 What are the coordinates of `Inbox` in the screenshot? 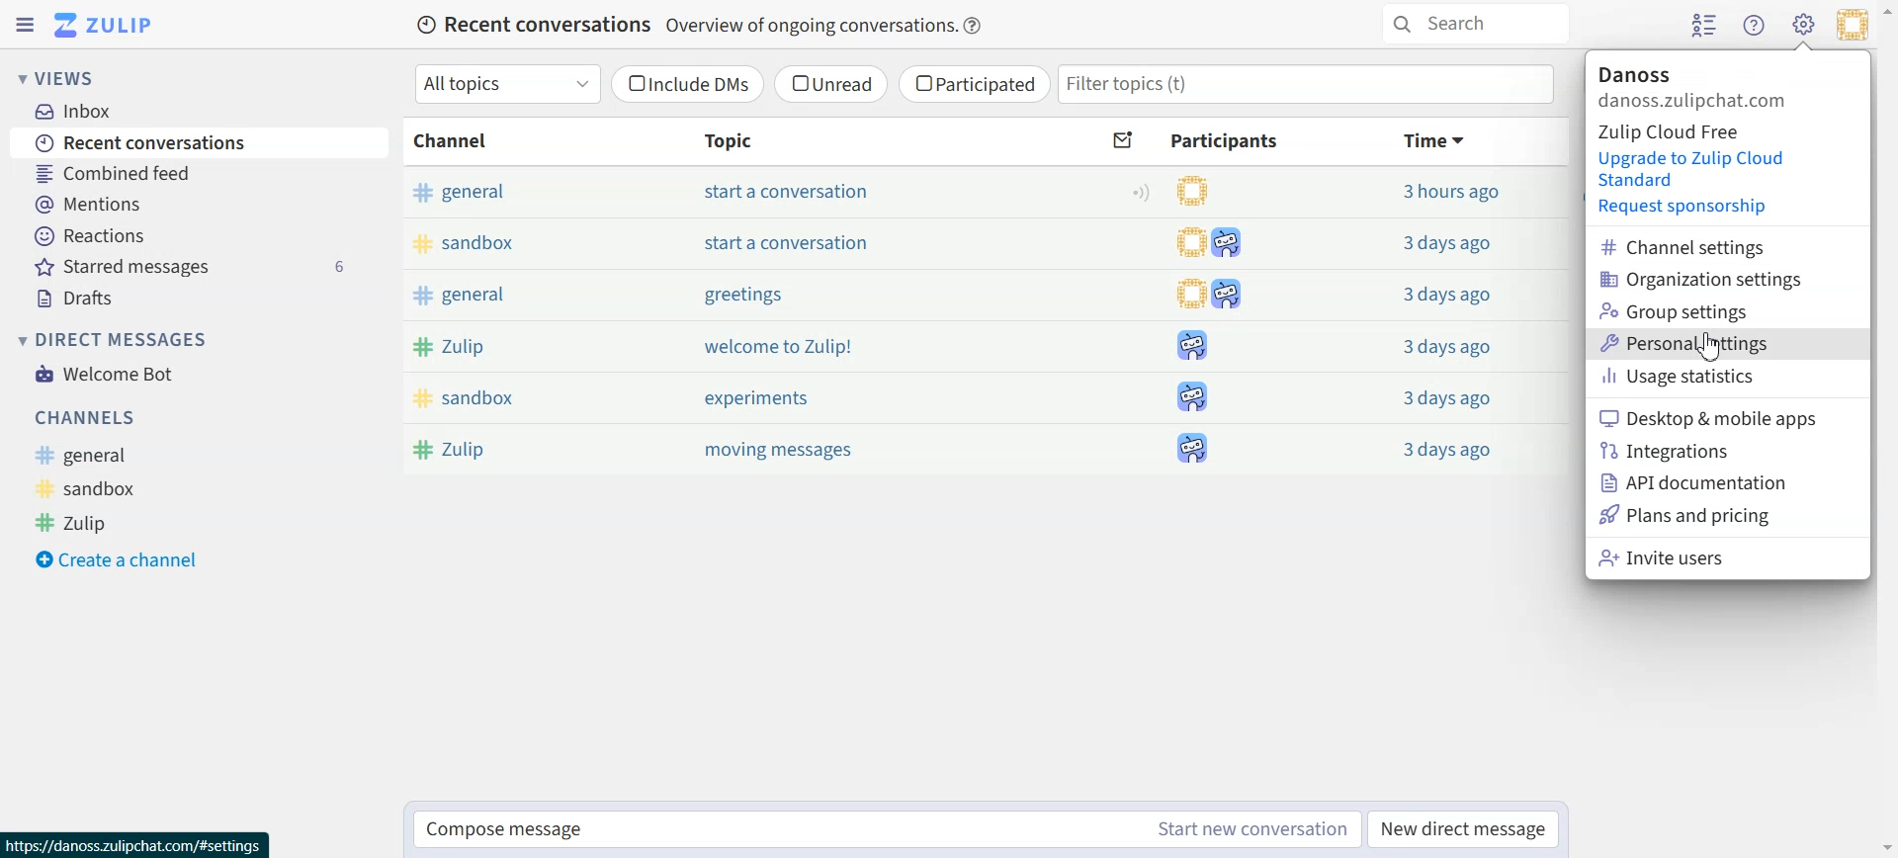 It's located at (102, 112).